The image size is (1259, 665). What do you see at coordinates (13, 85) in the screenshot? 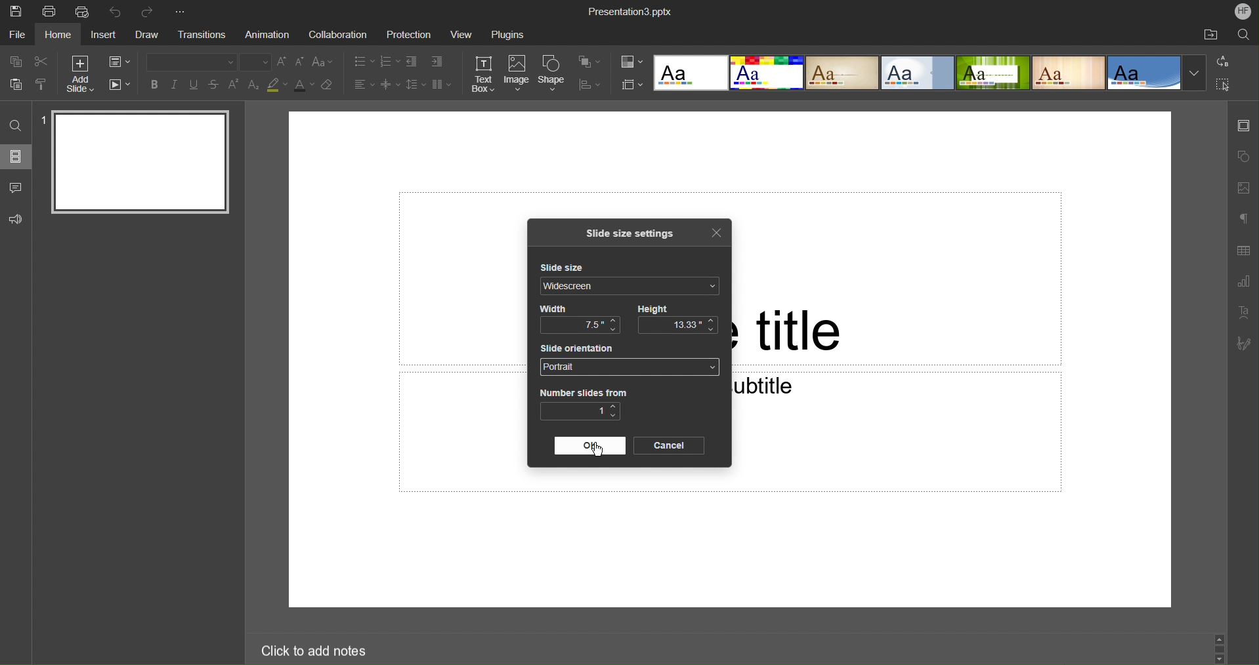
I see `Paste` at bounding box center [13, 85].